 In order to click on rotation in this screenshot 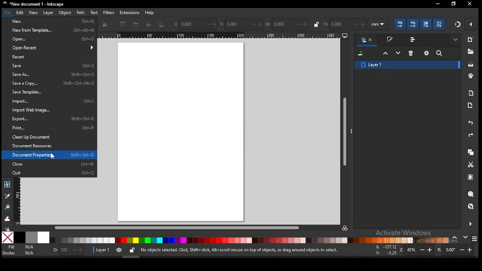, I will do `click(457, 250)`.